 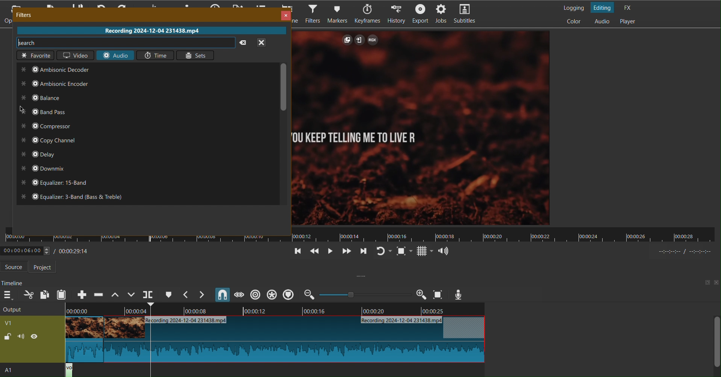 I want to click on Cue, so click(x=168, y=294).